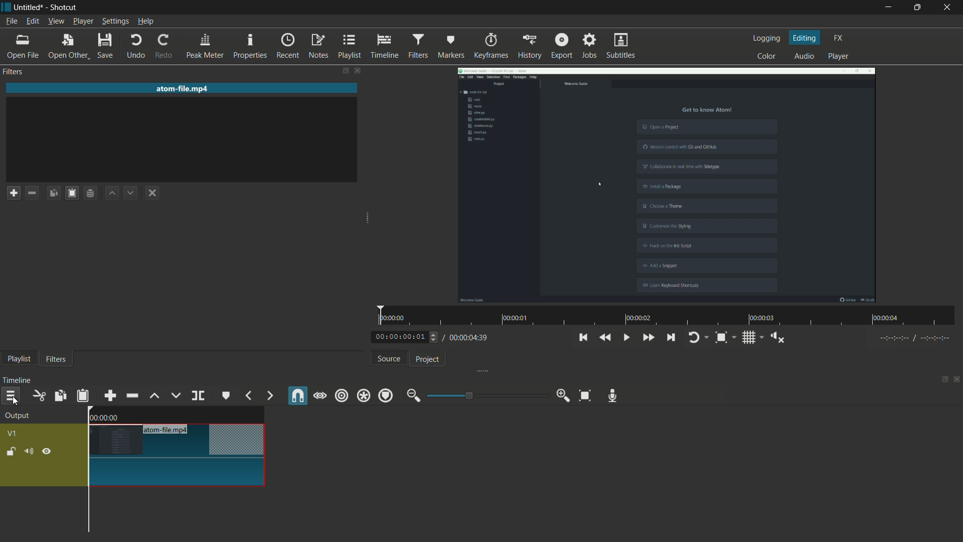  Describe the element at coordinates (777, 338) in the screenshot. I see `show volume control` at that location.